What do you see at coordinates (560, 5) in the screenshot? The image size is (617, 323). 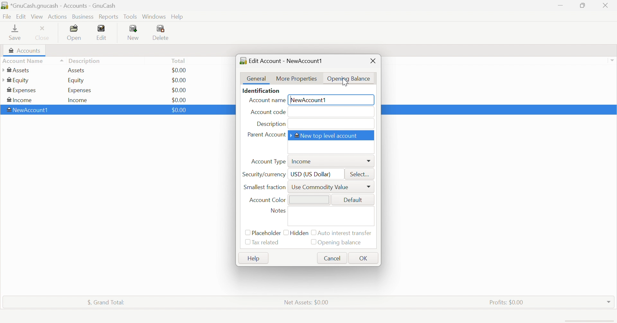 I see `Minimize` at bounding box center [560, 5].